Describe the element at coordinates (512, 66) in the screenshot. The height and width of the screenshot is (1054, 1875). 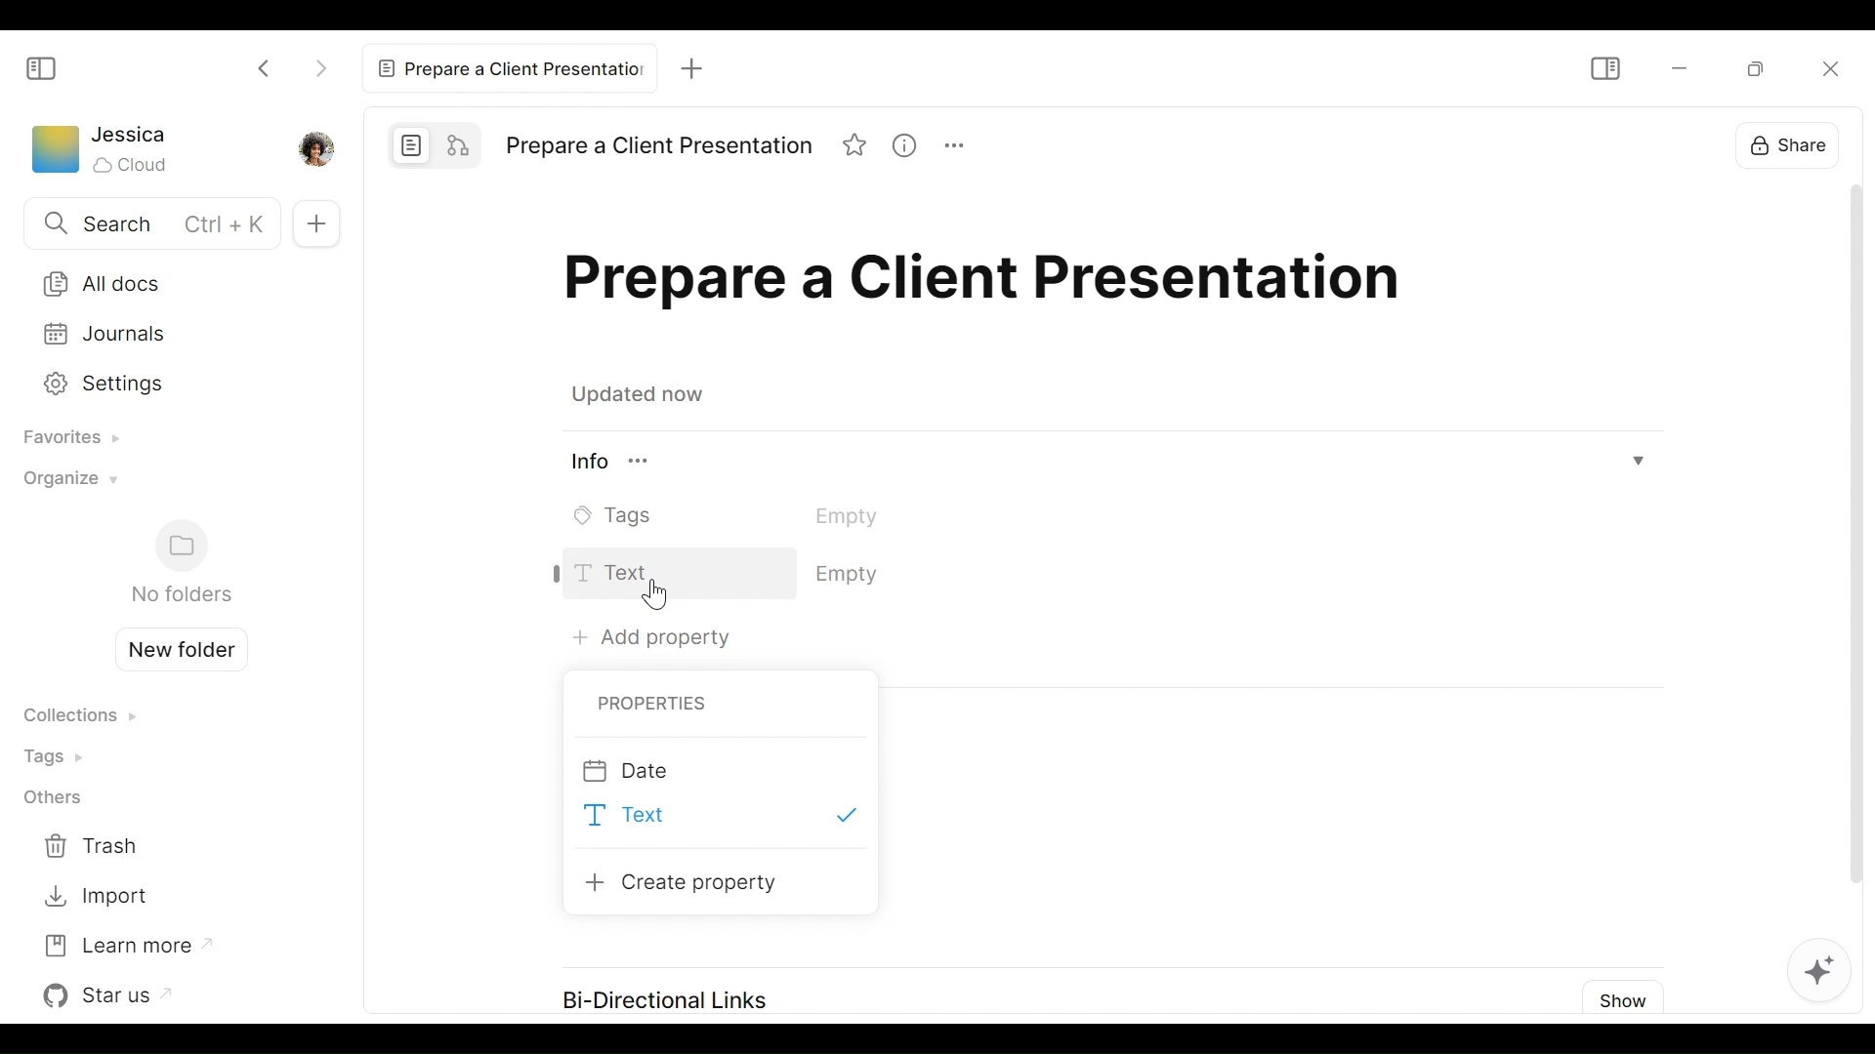
I see `Current tab` at that location.